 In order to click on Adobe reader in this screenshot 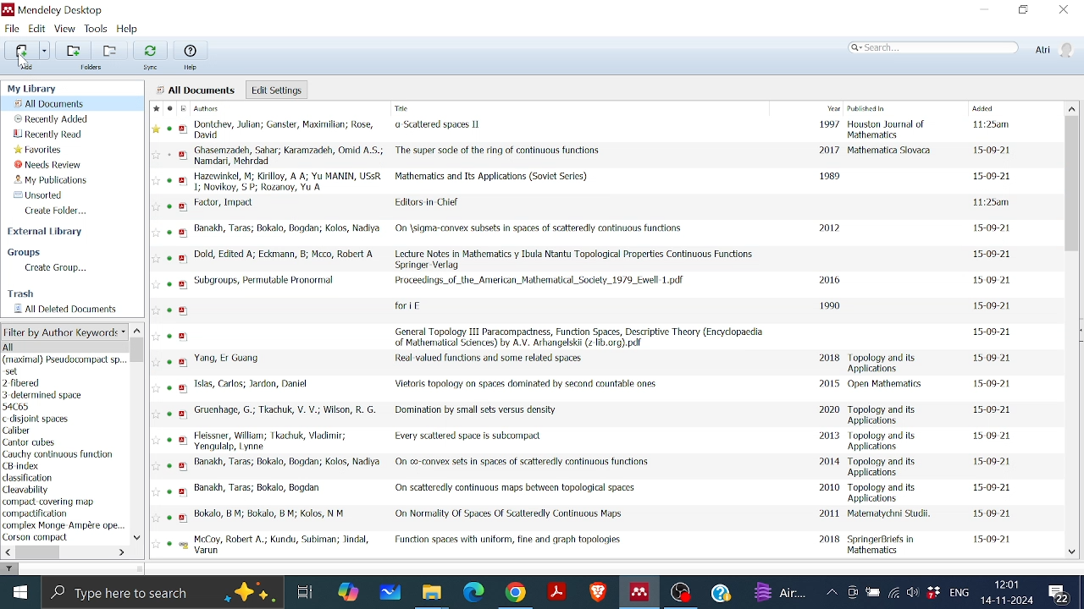, I will do `click(557, 591)`.